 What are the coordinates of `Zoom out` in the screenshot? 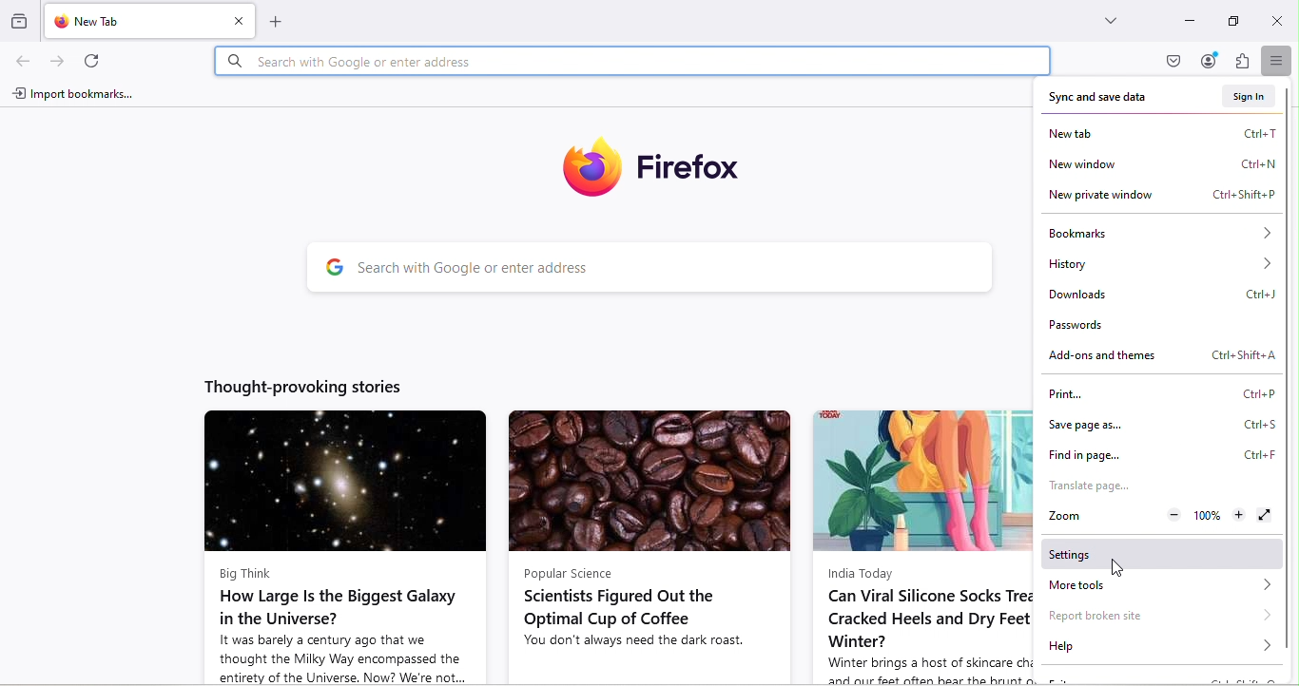 It's located at (1171, 518).